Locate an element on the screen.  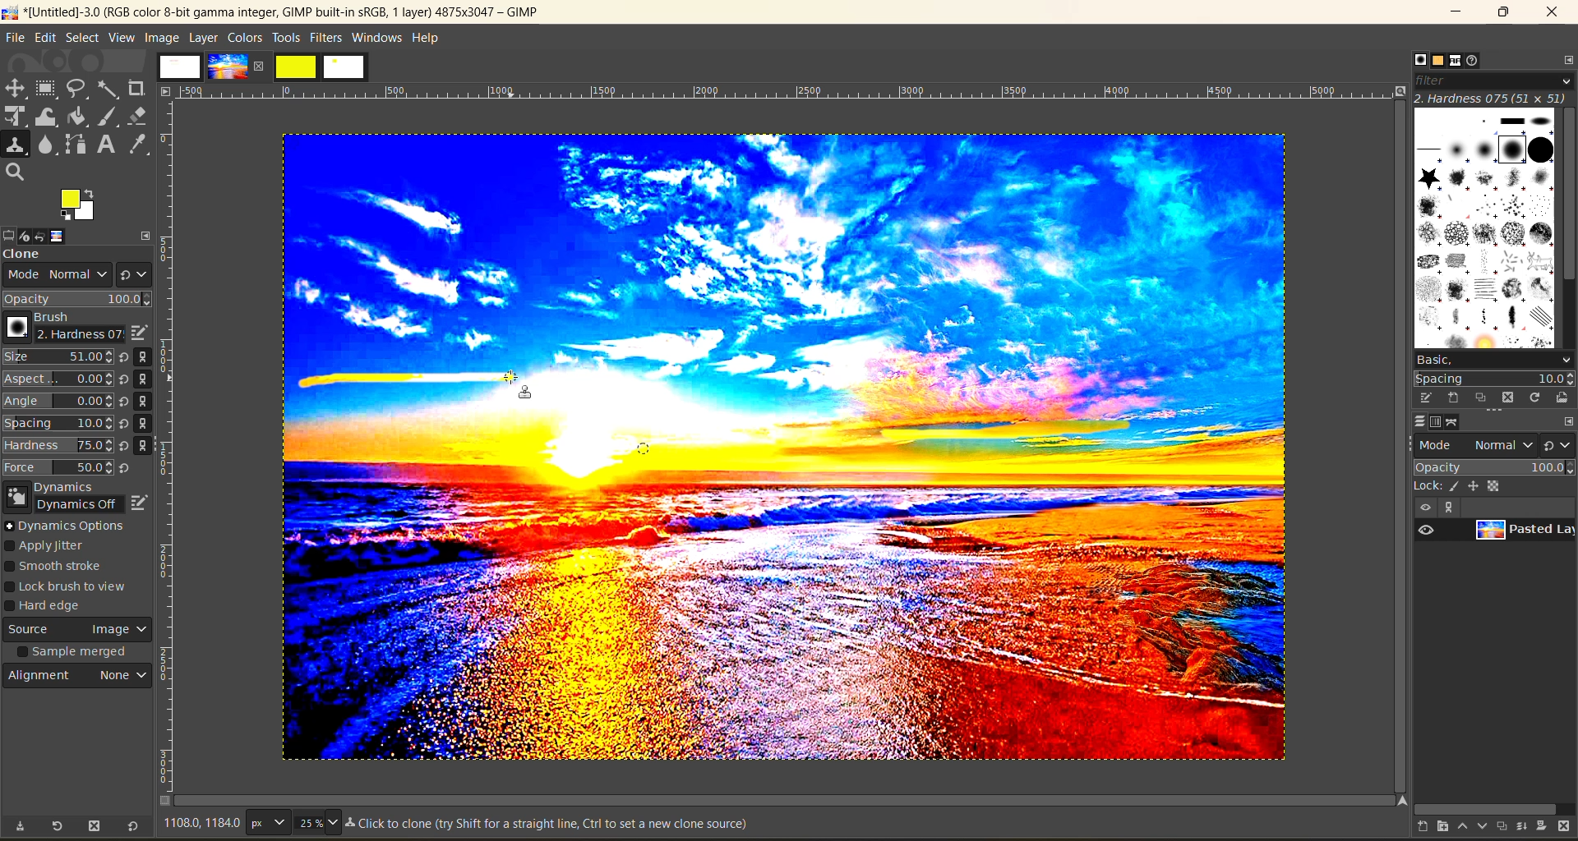
refresh brushes is located at coordinates (1534, 398).